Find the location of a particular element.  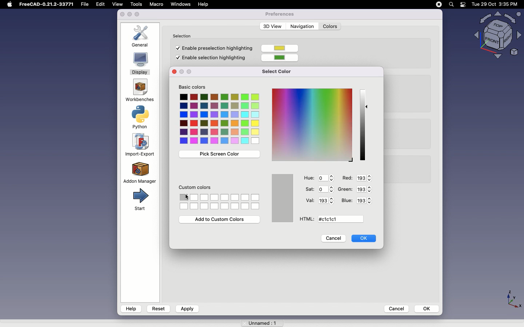

OK is located at coordinates (427, 308).